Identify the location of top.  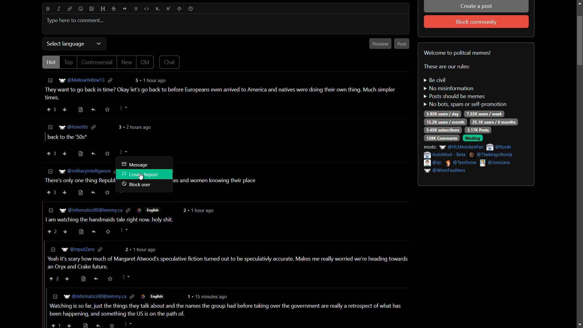
(69, 62).